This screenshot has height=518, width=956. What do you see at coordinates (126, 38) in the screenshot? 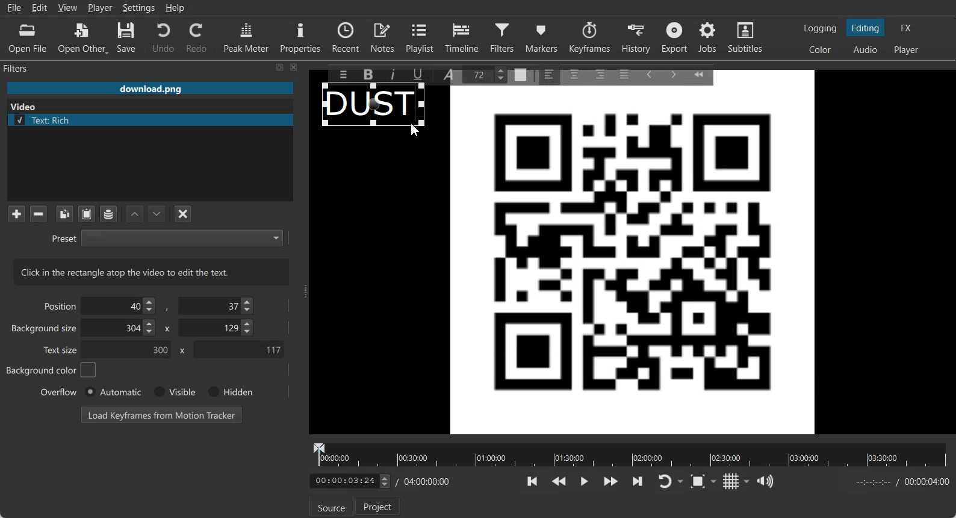
I see `Save` at bounding box center [126, 38].